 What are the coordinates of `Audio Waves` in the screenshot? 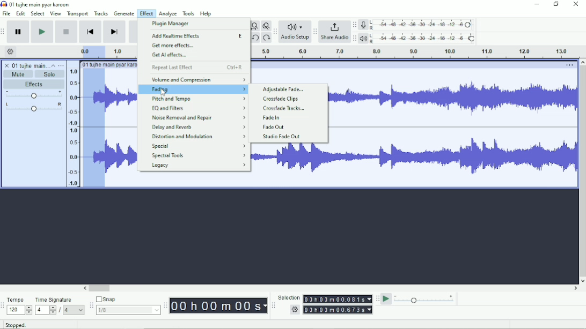 It's located at (452, 158).